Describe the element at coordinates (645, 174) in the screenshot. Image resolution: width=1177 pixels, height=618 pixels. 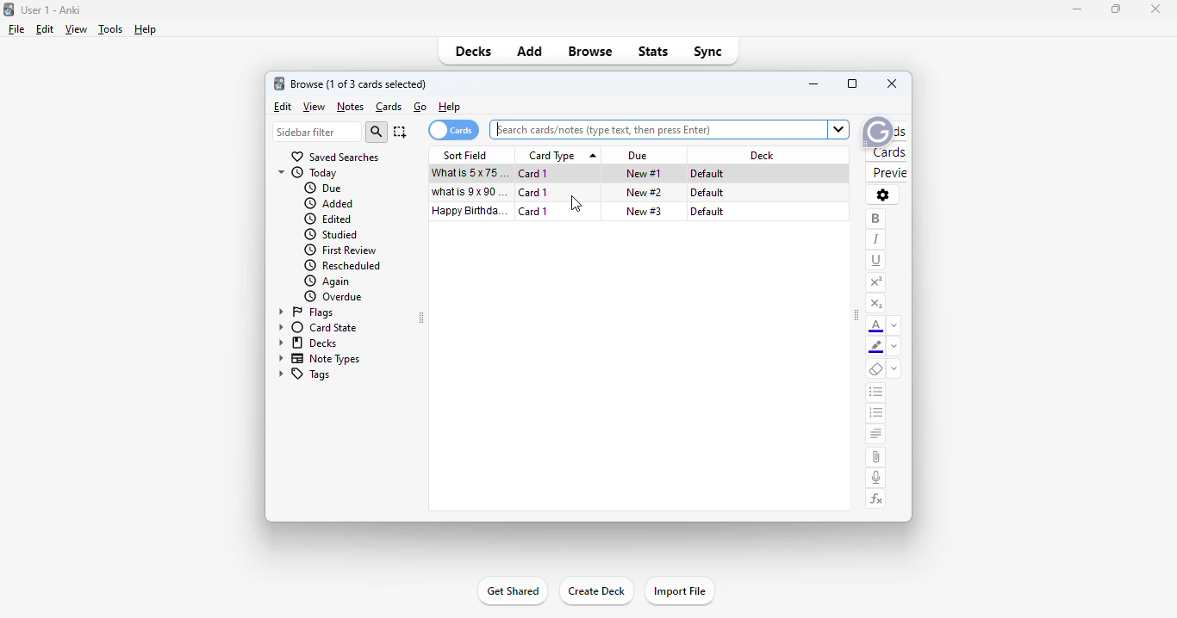
I see `new #1` at that location.